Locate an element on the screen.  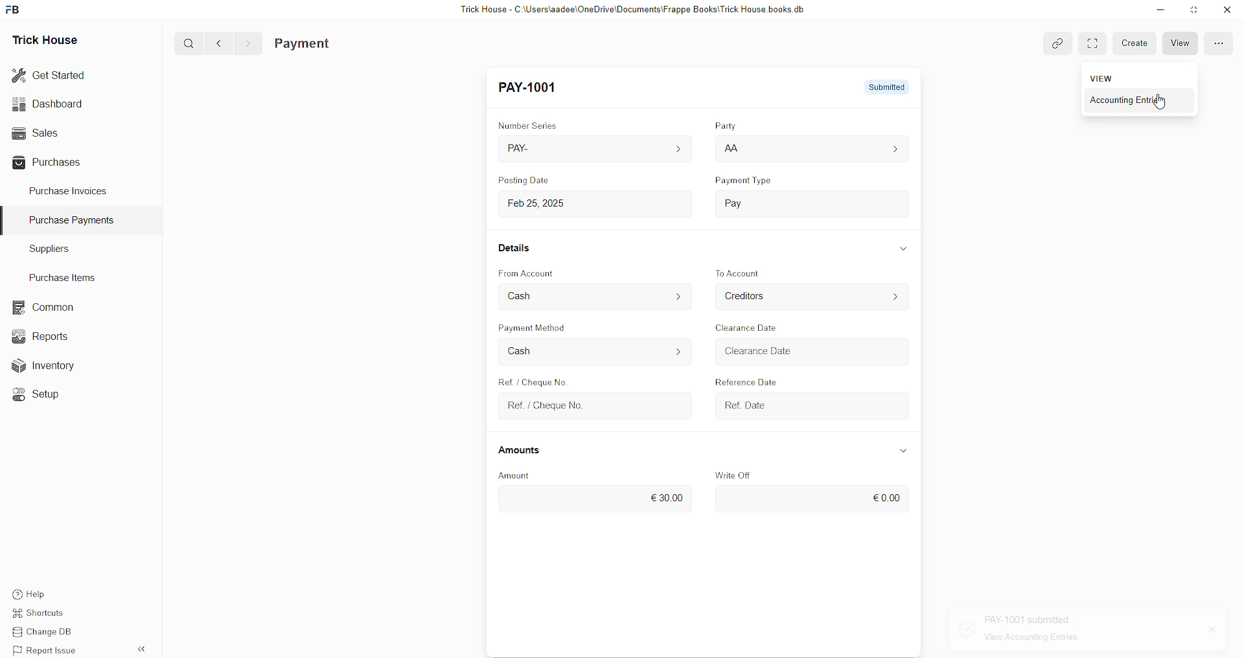
Number Series is located at coordinates (536, 125).